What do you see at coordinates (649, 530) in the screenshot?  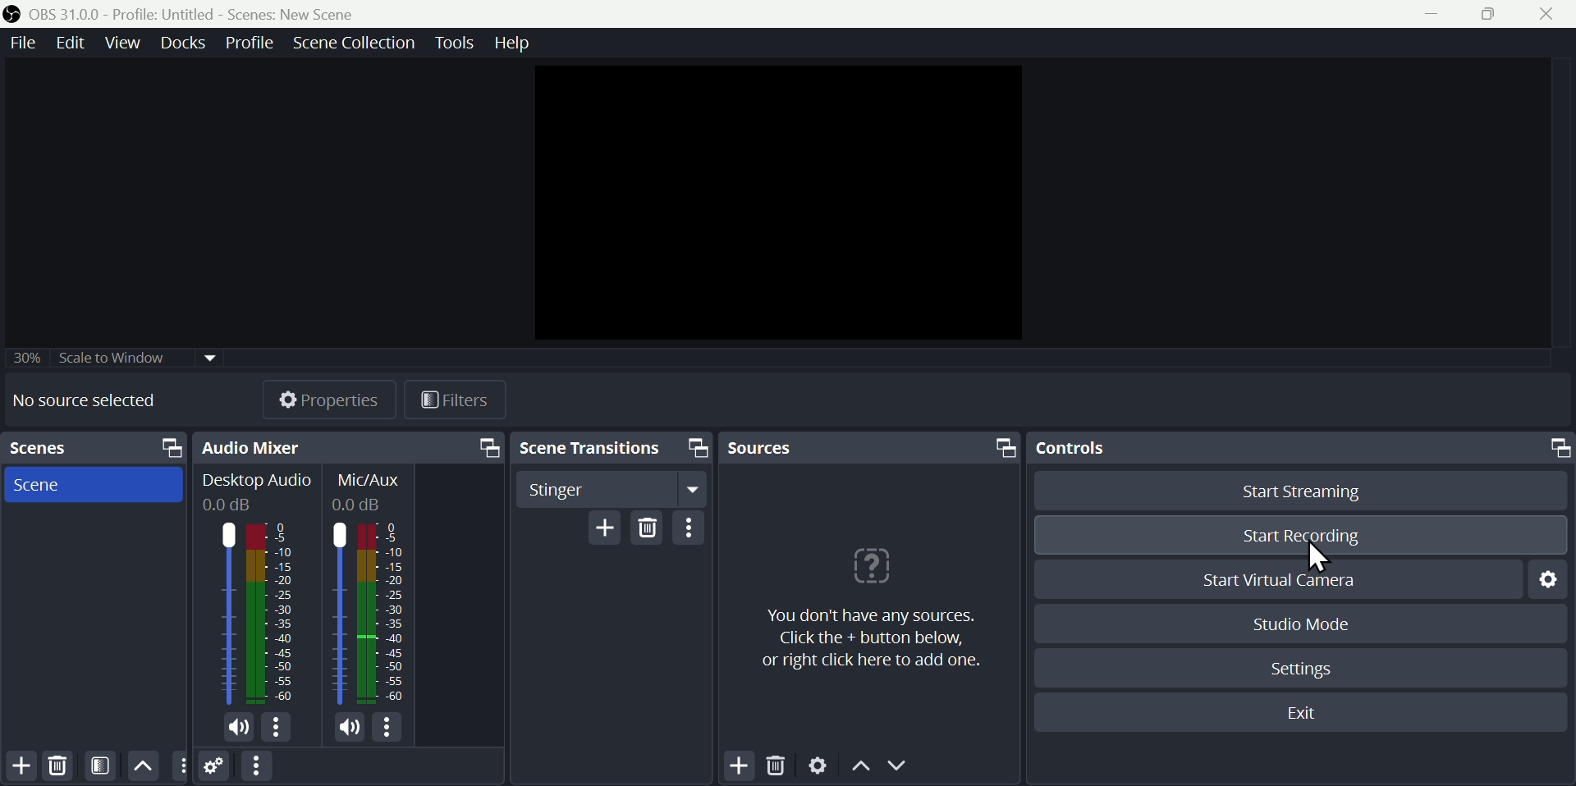 I see `Delete` at bounding box center [649, 530].